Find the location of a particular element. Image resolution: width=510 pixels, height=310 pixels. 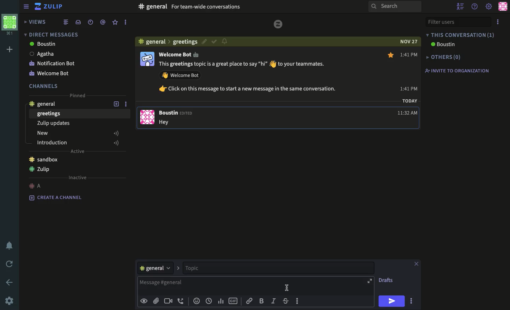

greeting is located at coordinates (185, 42).